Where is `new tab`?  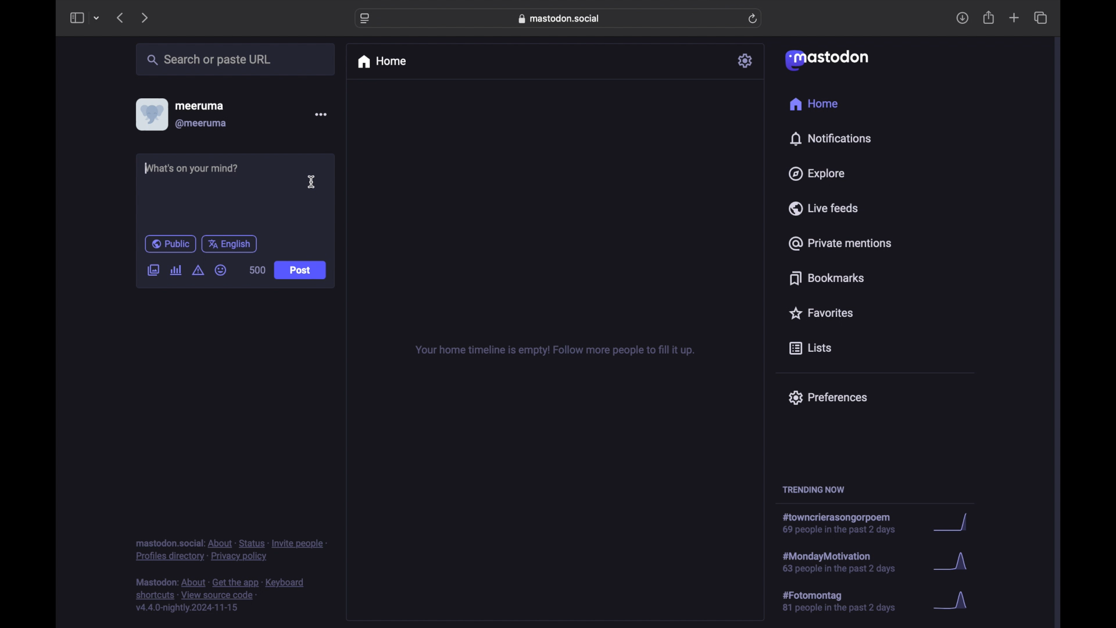 new tab is located at coordinates (1014, 17).